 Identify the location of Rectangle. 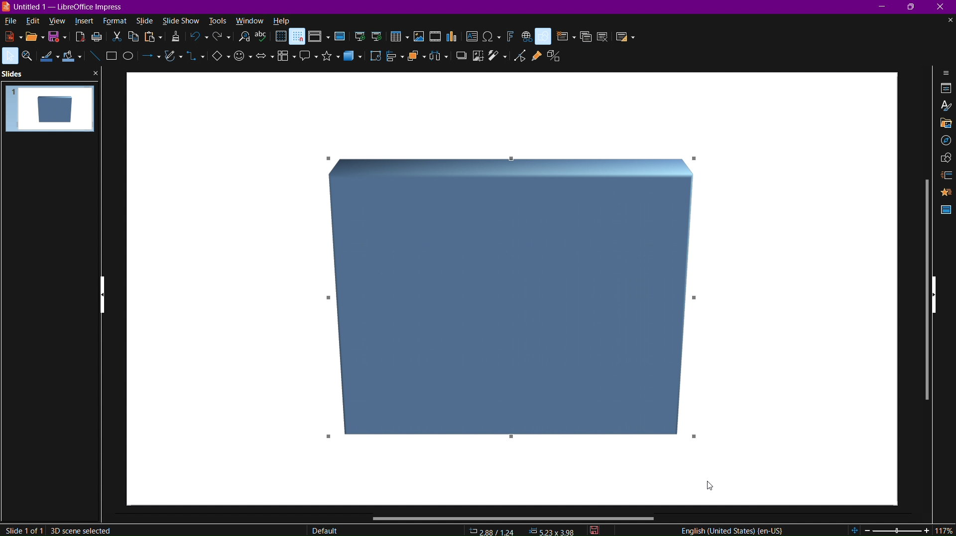
(112, 57).